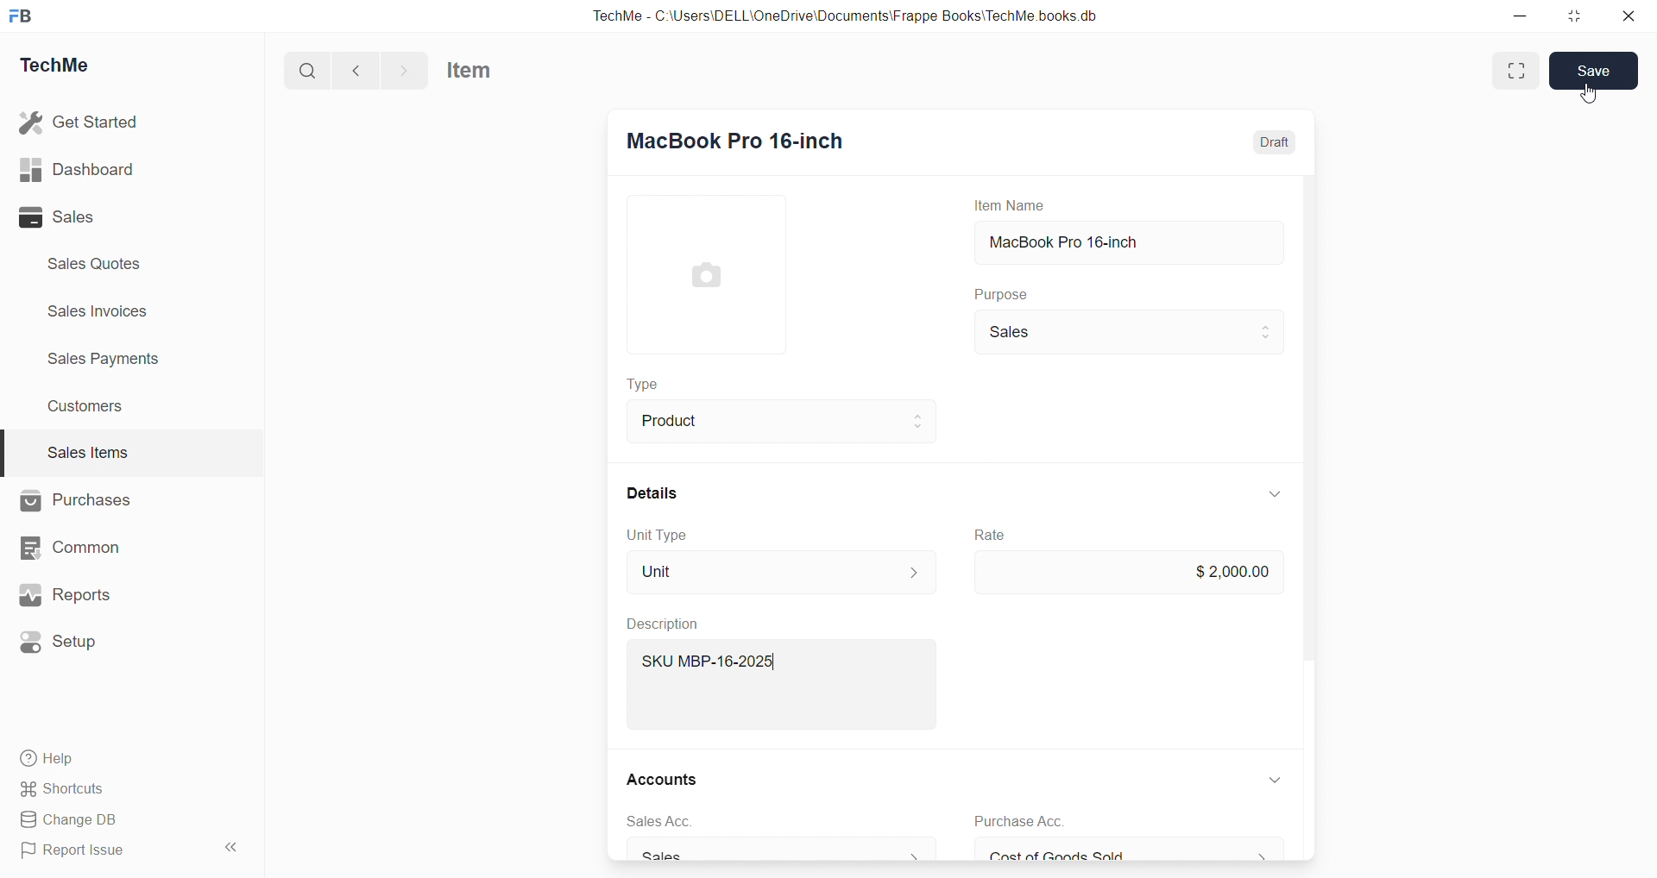 The image size is (1657, 878). I want to click on close, so click(1629, 16).